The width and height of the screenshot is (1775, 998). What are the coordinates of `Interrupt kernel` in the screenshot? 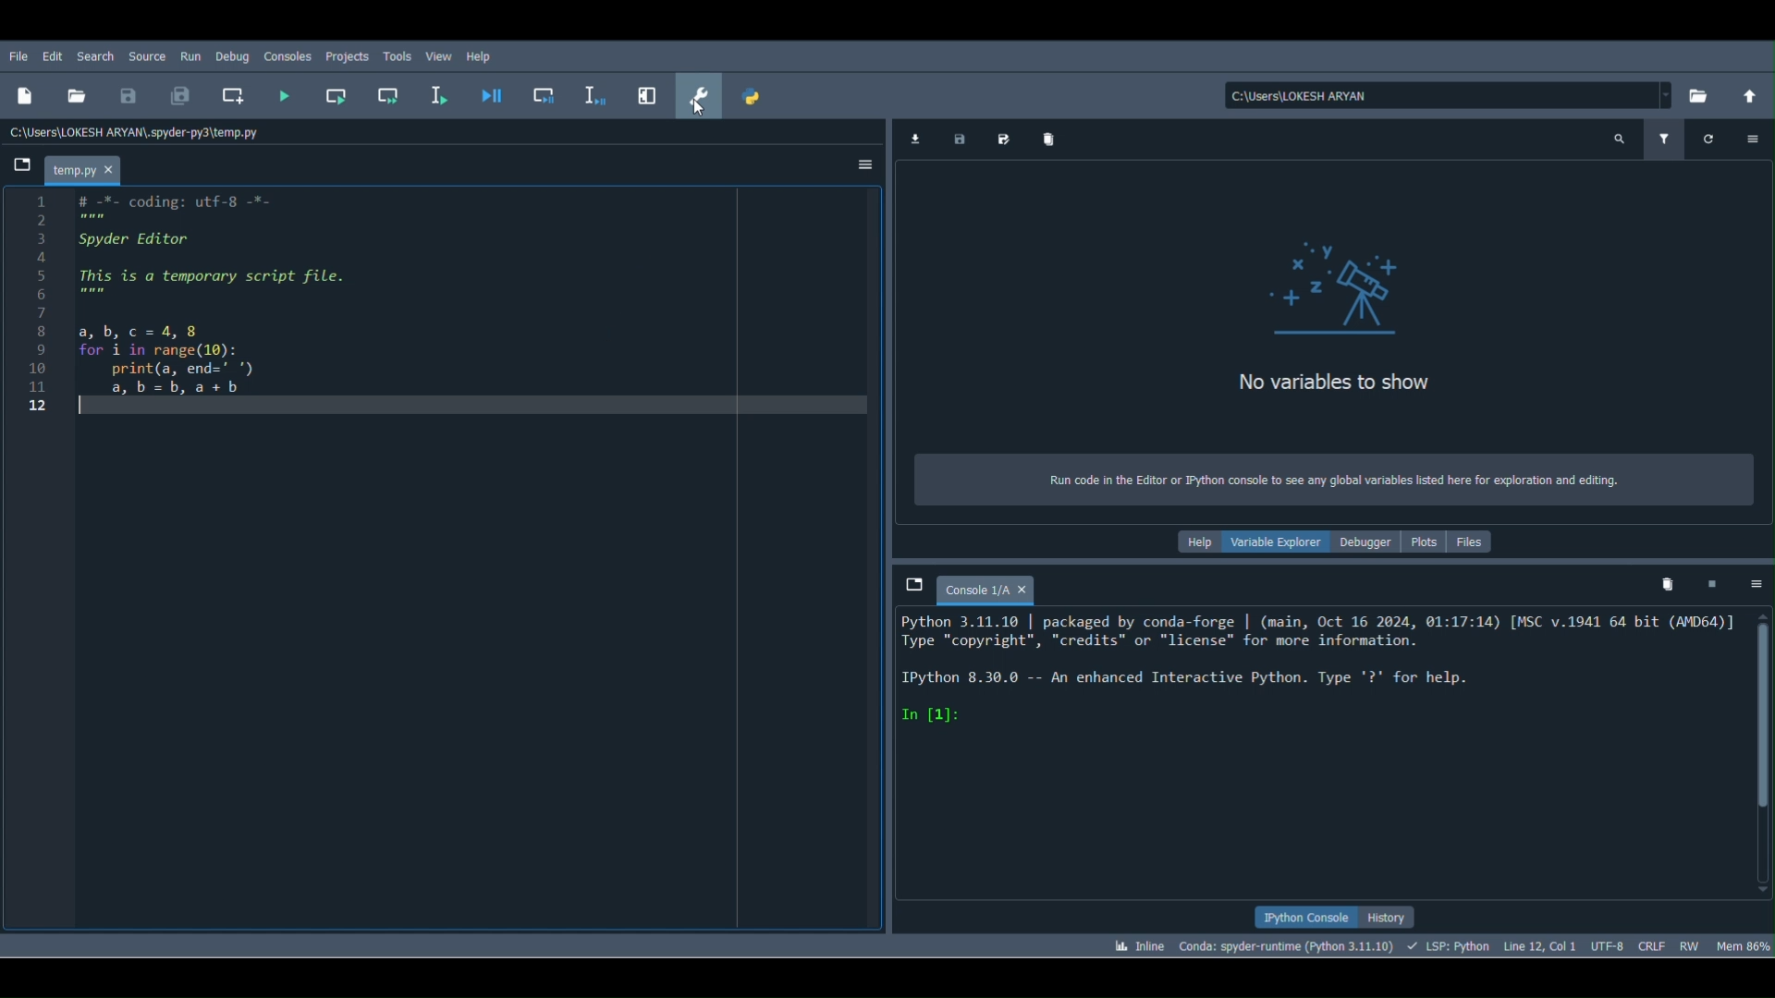 It's located at (1719, 583).